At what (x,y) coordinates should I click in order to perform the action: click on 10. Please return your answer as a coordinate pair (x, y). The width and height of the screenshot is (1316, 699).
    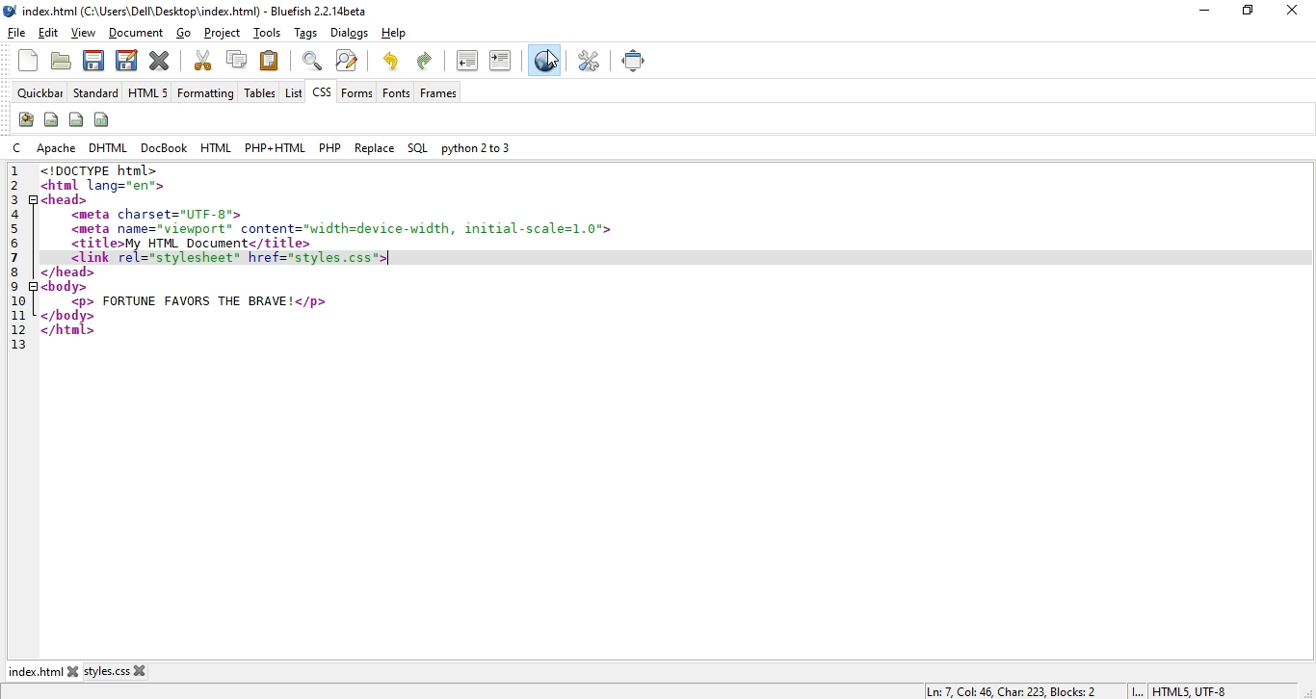
    Looking at the image, I should click on (21, 300).